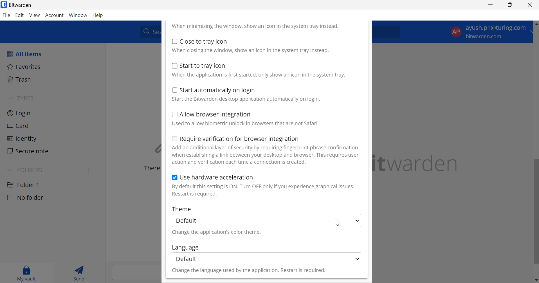 The image size is (539, 283). What do you see at coordinates (32, 169) in the screenshot?
I see `FOLDERS` at bounding box center [32, 169].